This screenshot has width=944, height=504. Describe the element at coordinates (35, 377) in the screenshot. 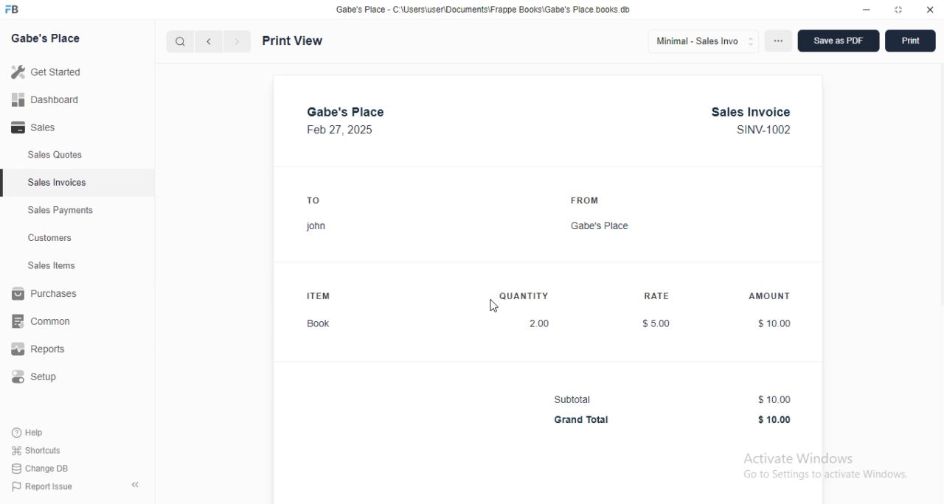

I see `setup` at that location.